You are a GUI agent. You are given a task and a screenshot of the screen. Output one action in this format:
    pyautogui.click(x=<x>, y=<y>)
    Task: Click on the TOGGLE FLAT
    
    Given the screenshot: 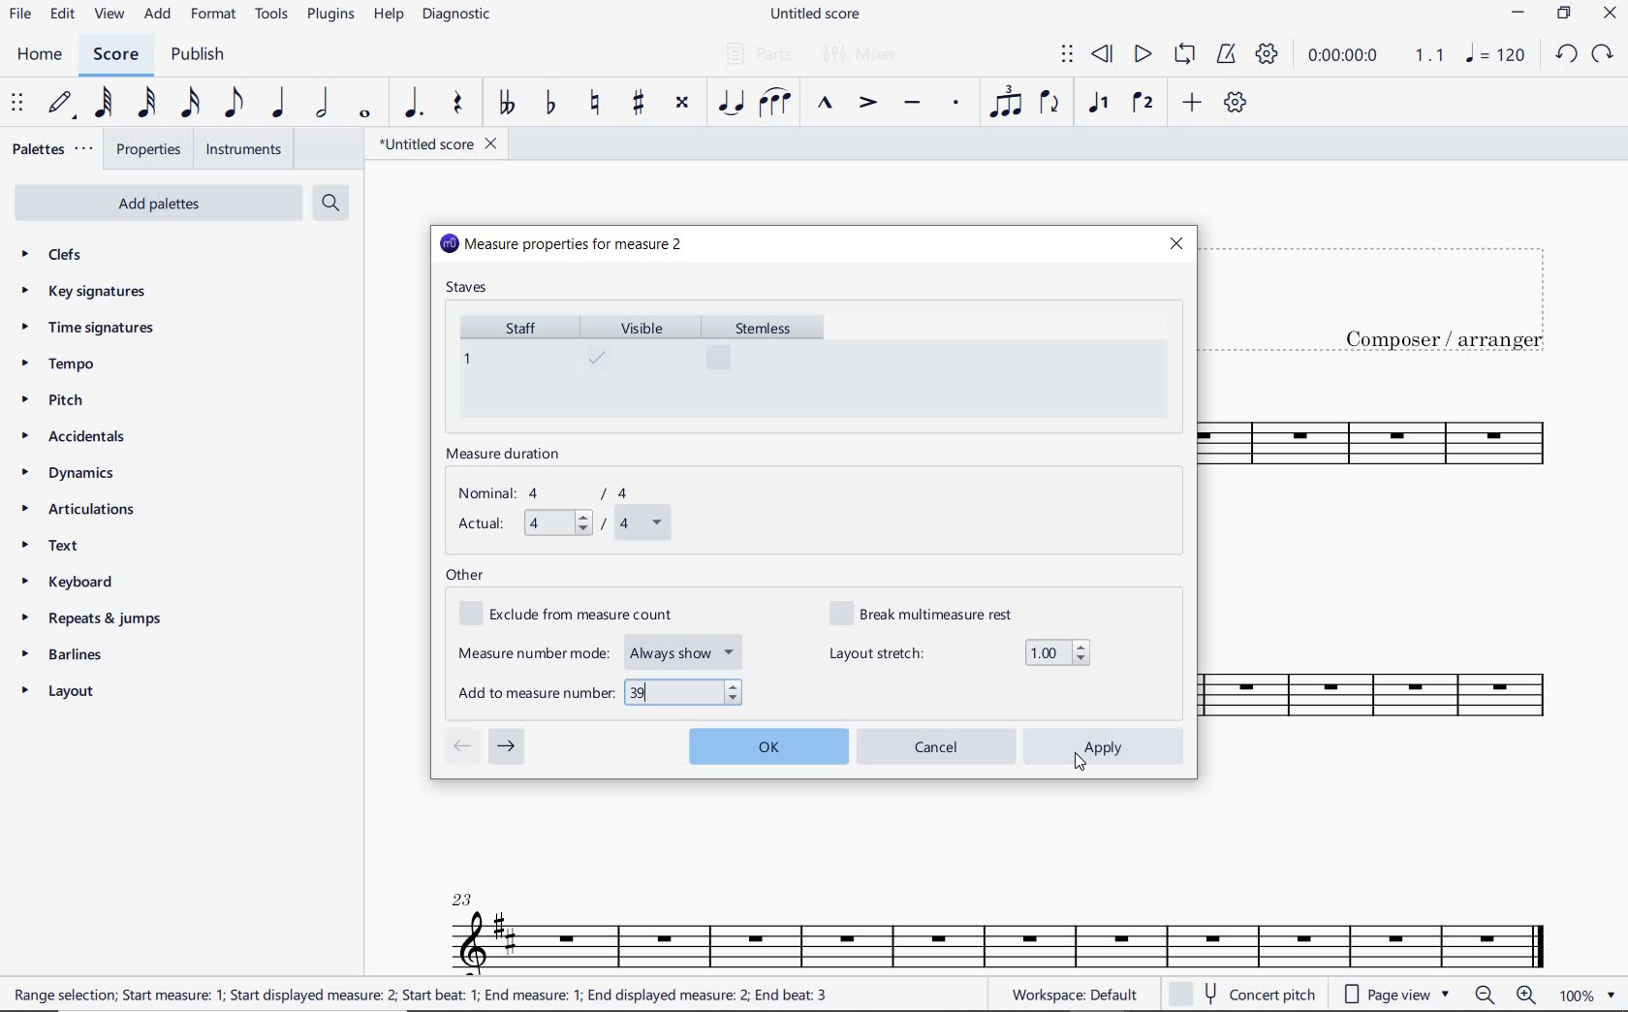 What is the action you would take?
    pyautogui.click(x=551, y=105)
    